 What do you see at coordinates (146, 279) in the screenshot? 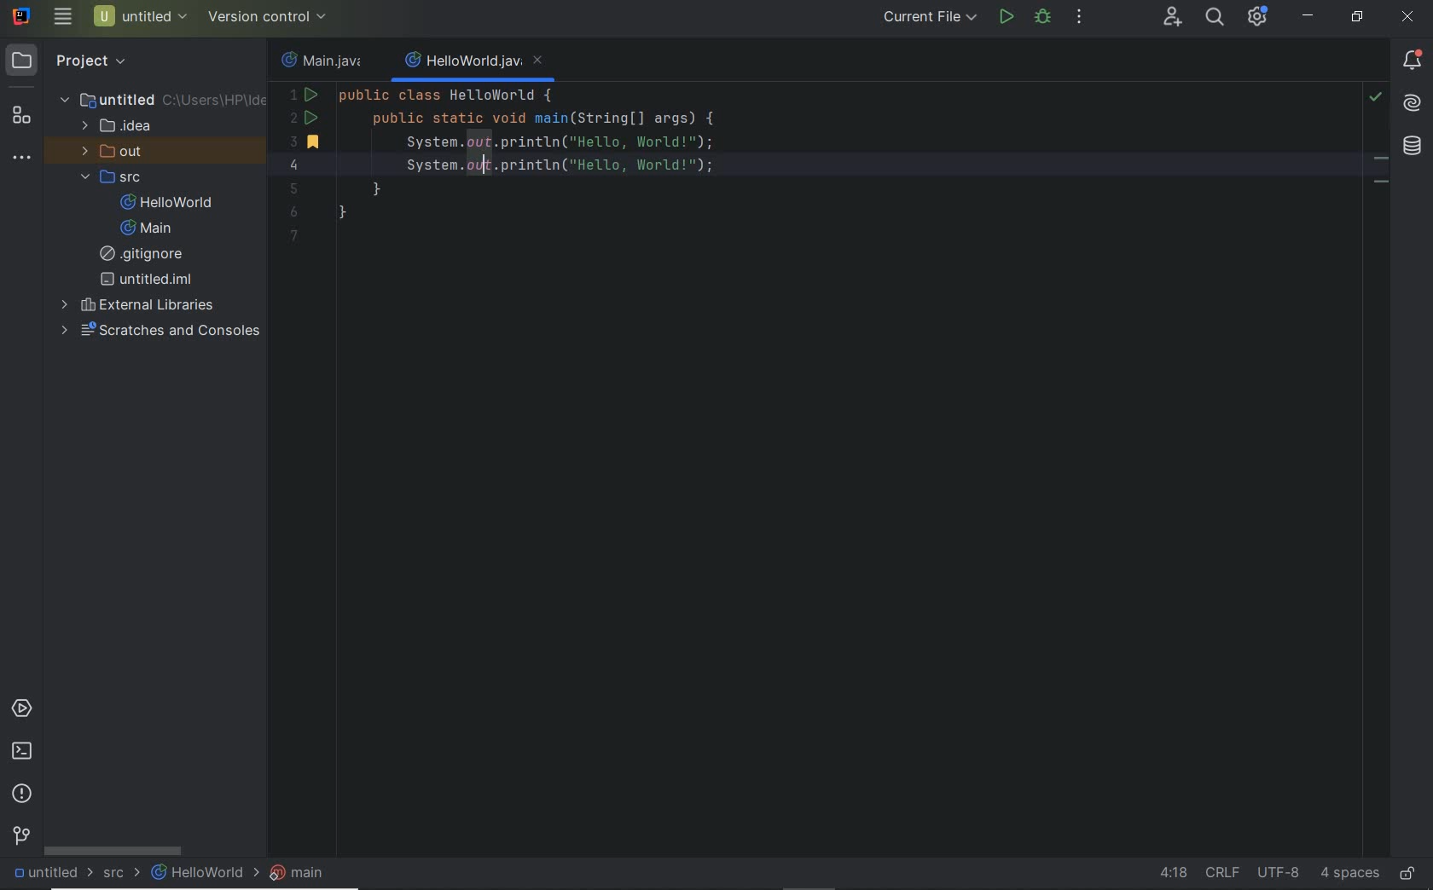
I see `untitled.iml` at bounding box center [146, 279].